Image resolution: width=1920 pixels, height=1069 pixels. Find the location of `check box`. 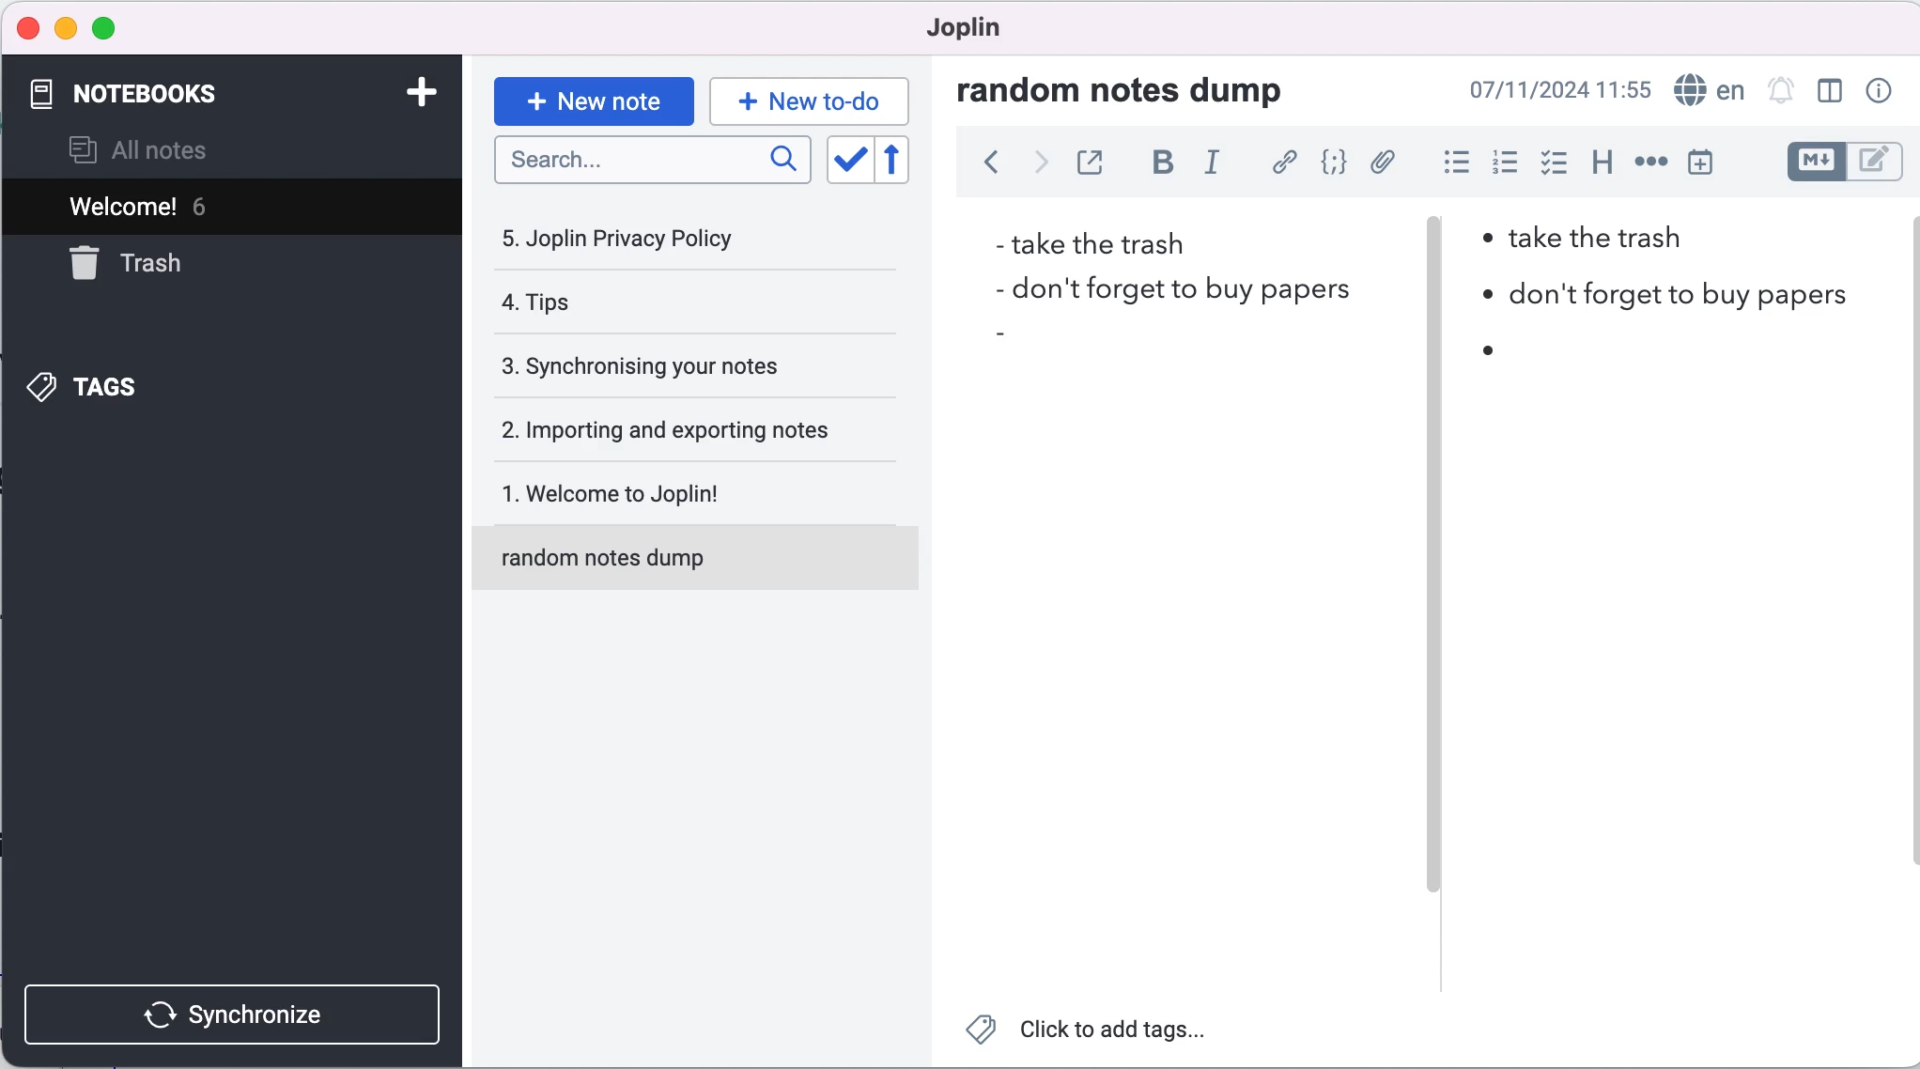

check box is located at coordinates (1549, 163).